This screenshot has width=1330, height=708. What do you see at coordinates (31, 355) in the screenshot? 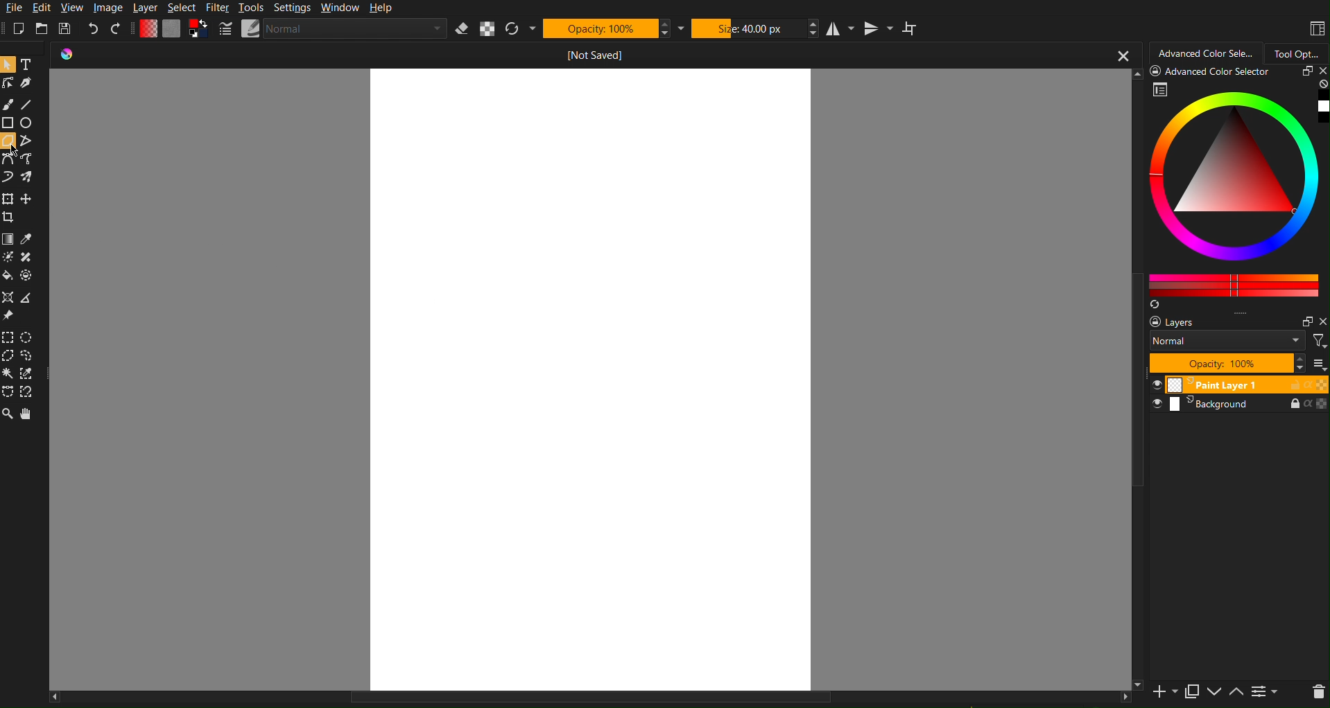
I see `freehand Selection Tools` at bounding box center [31, 355].